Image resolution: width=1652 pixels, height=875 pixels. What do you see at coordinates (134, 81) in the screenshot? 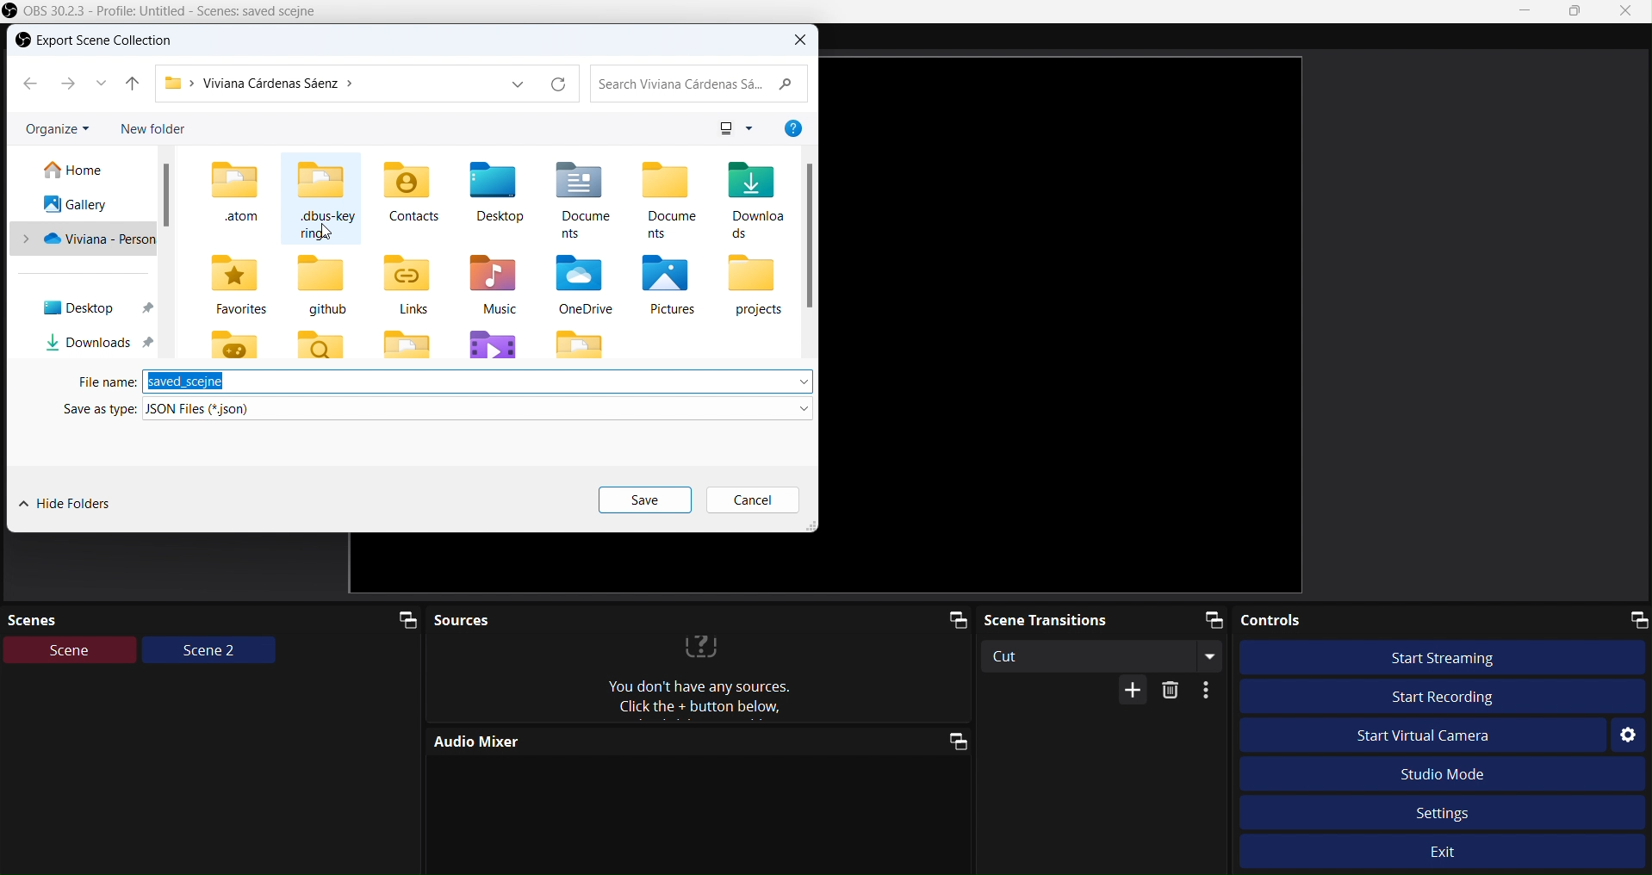
I see `Up` at bounding box center [134, 81].